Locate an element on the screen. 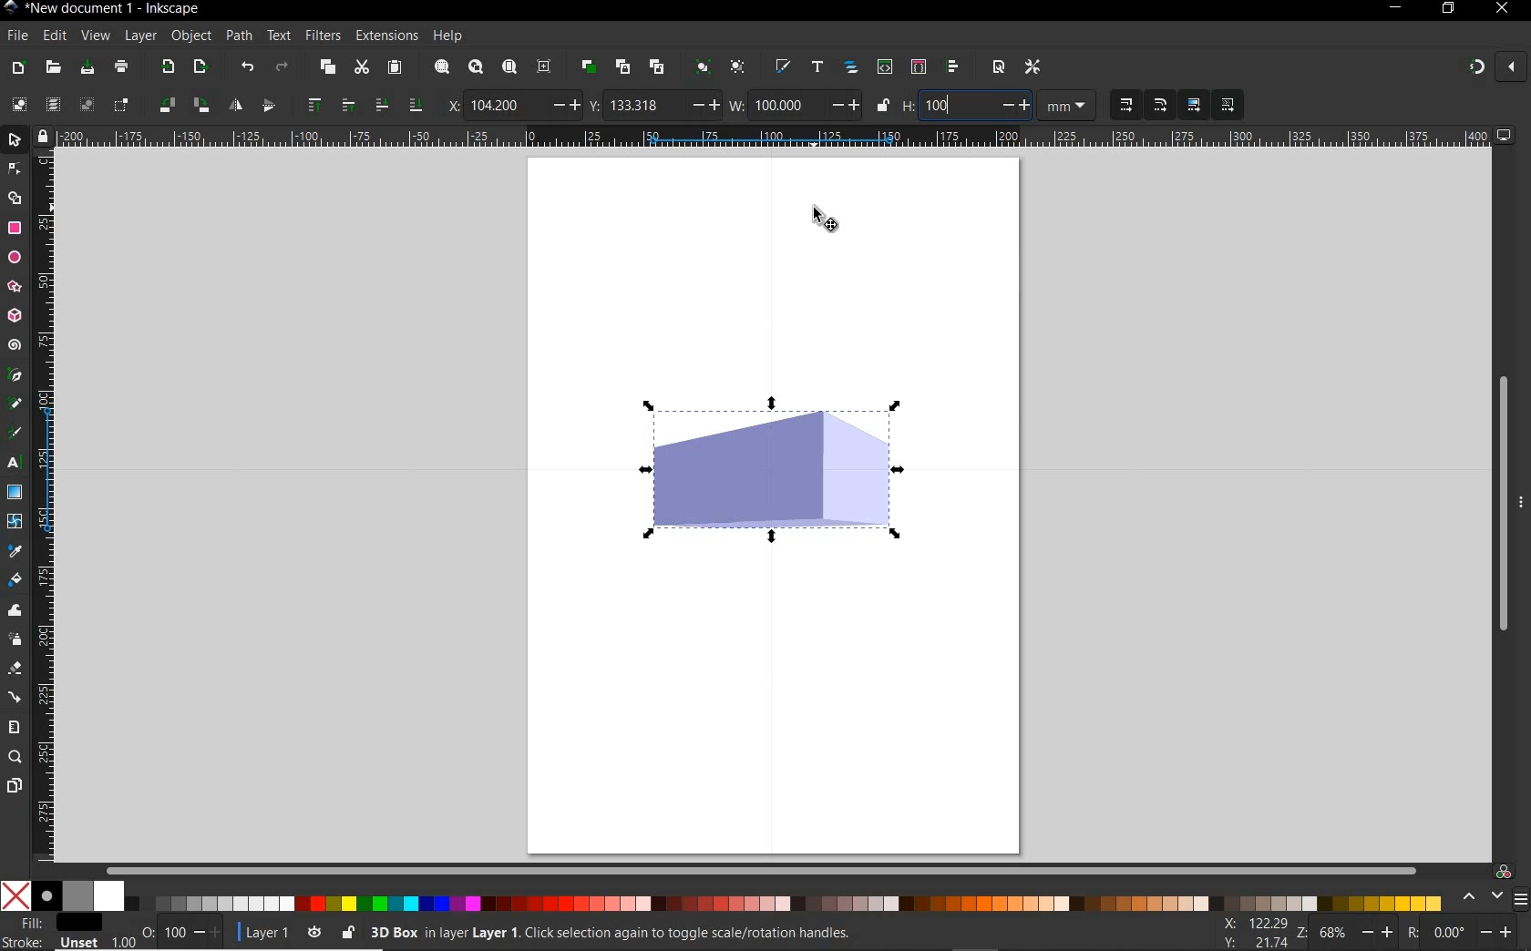 The height and width of the screenshot is (951, 1531). open objects is located at coordinates (852, 66).